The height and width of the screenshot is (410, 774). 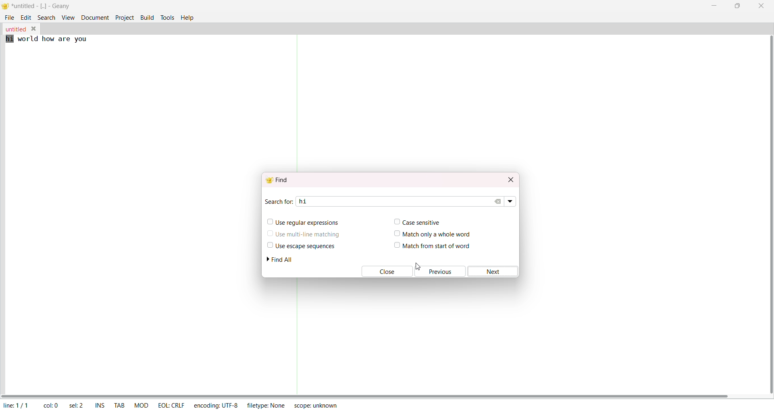 What do you see at coordinates (767, 216) in the screenshot?
I see `vertical scroll bar` at bounding box center [767, 216].